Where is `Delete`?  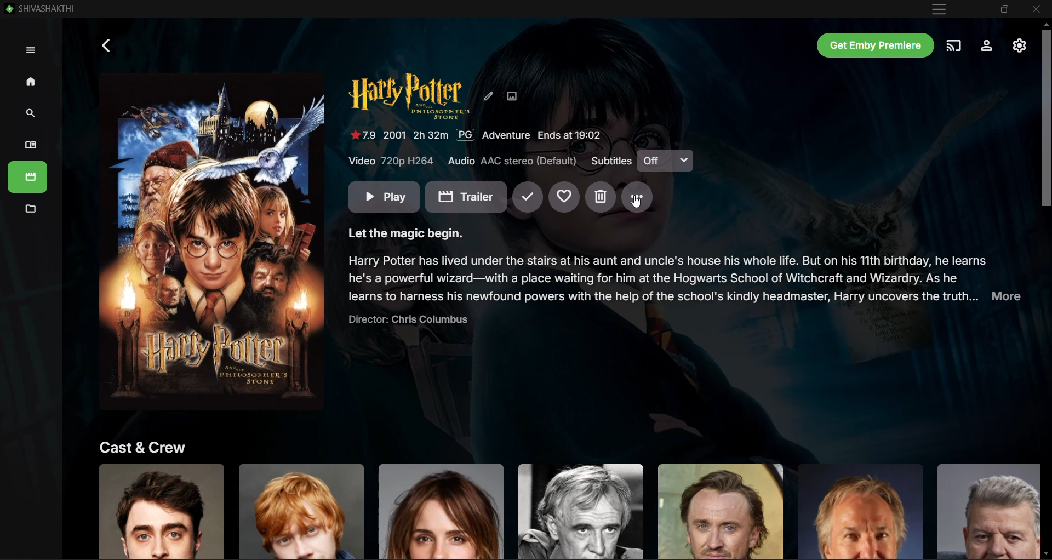
Delete is located at coordinates (601, 198).